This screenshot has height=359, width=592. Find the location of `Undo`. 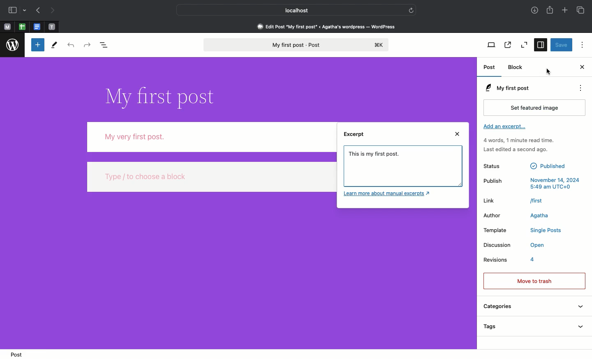

Undo is located at coordinates (70, 46).